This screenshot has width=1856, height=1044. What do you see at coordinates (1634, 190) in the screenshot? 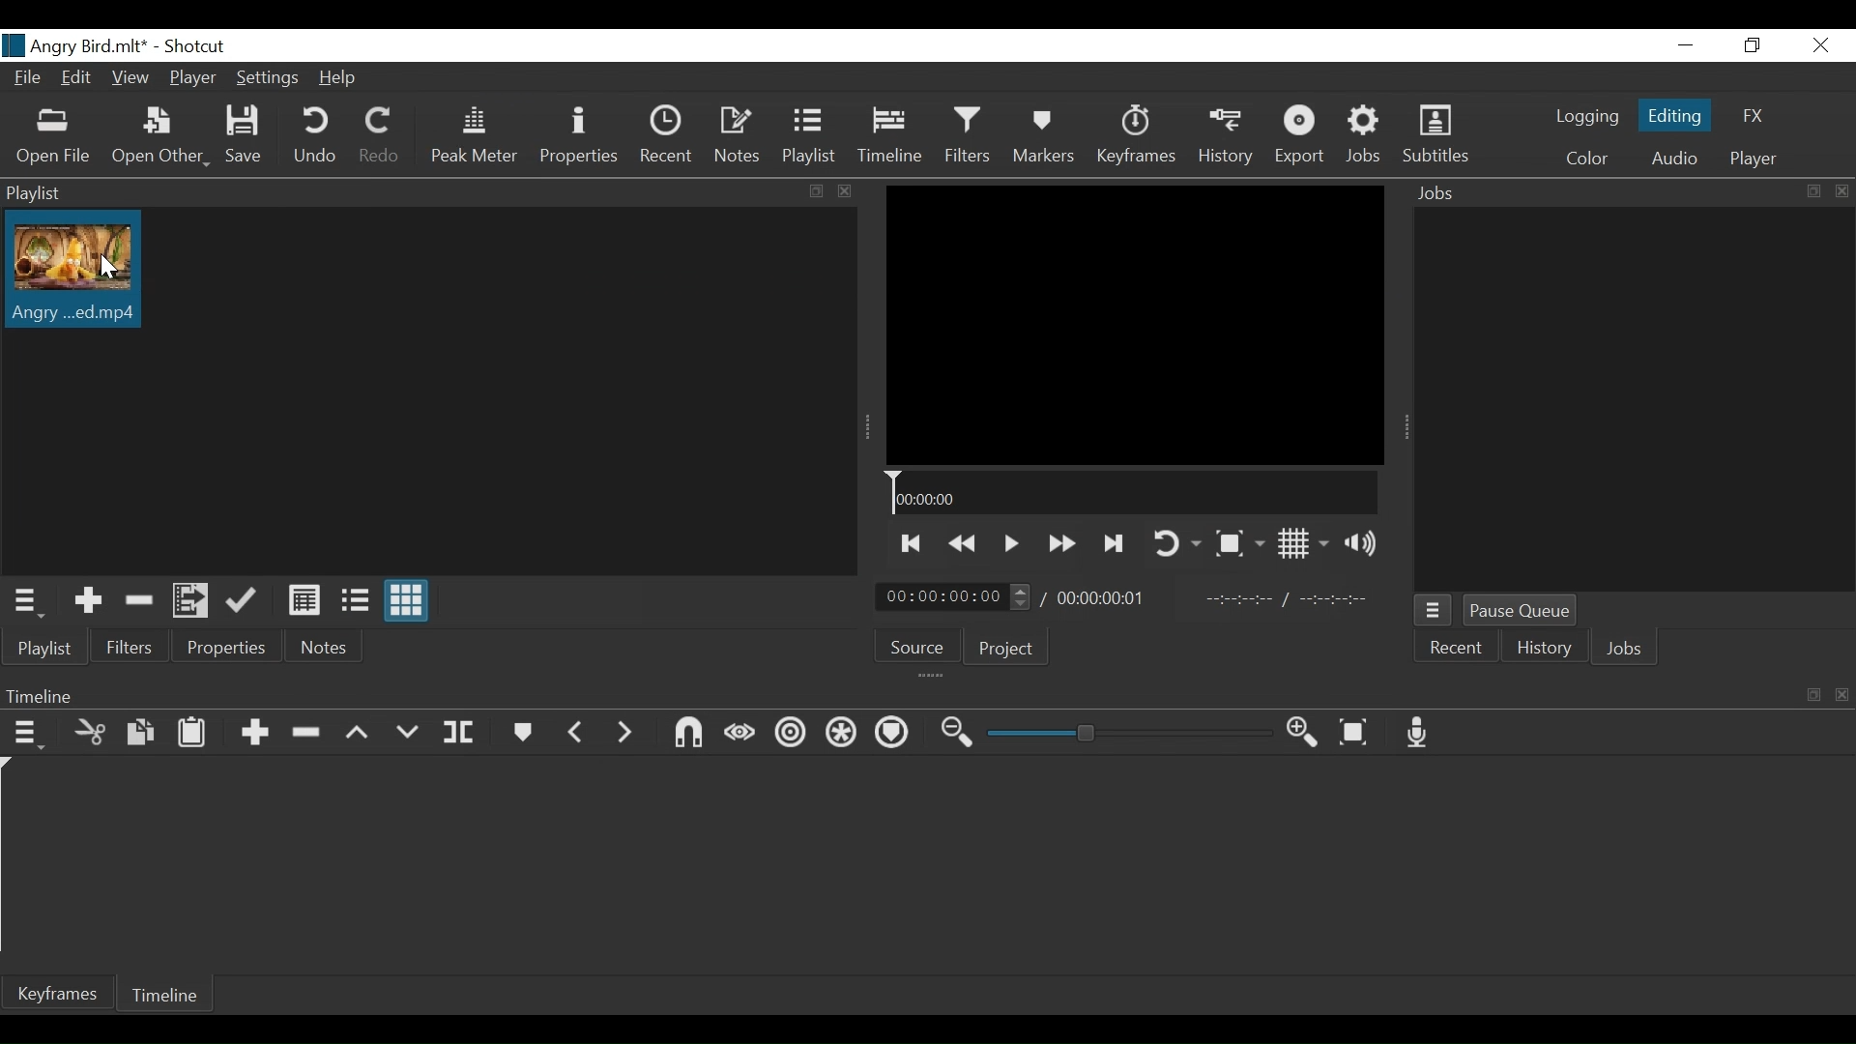
I see `Jobs Panel` at bounding box center [1634, 190].